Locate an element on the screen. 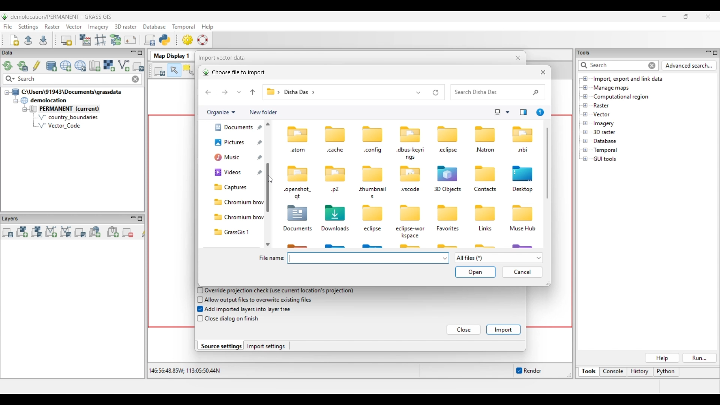 This screenshot has height=405, width=720. Click to open Database is located at coordinates (585, 141).